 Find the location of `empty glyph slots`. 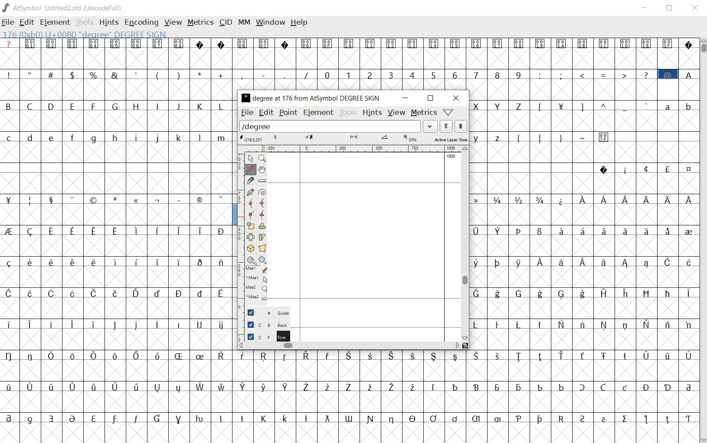

empty glyph slots is located at coordinates (116, 154).